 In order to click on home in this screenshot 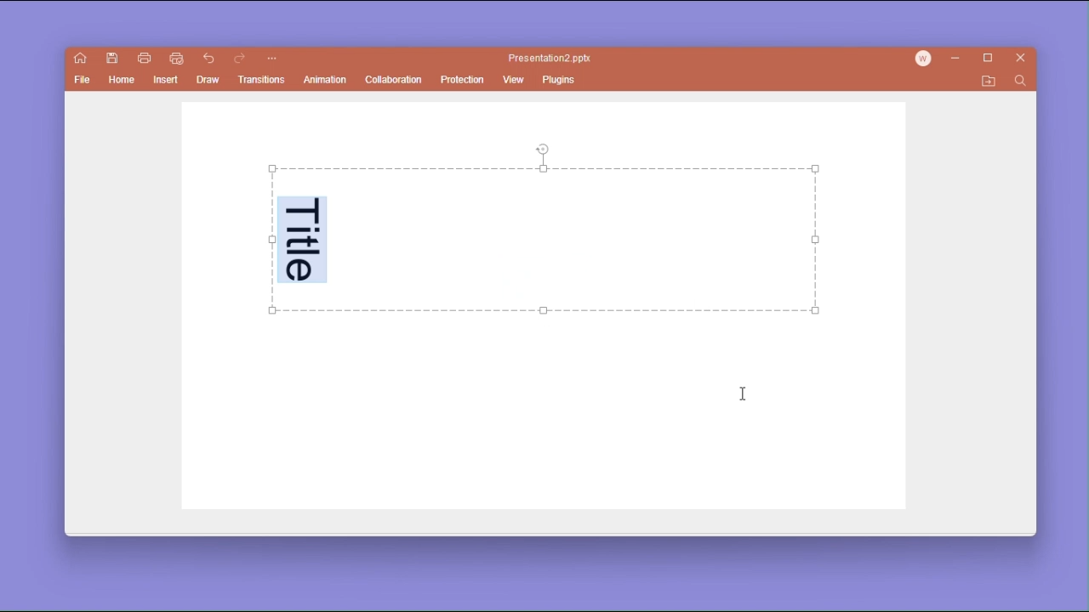, I will do `click(123, 82)`.